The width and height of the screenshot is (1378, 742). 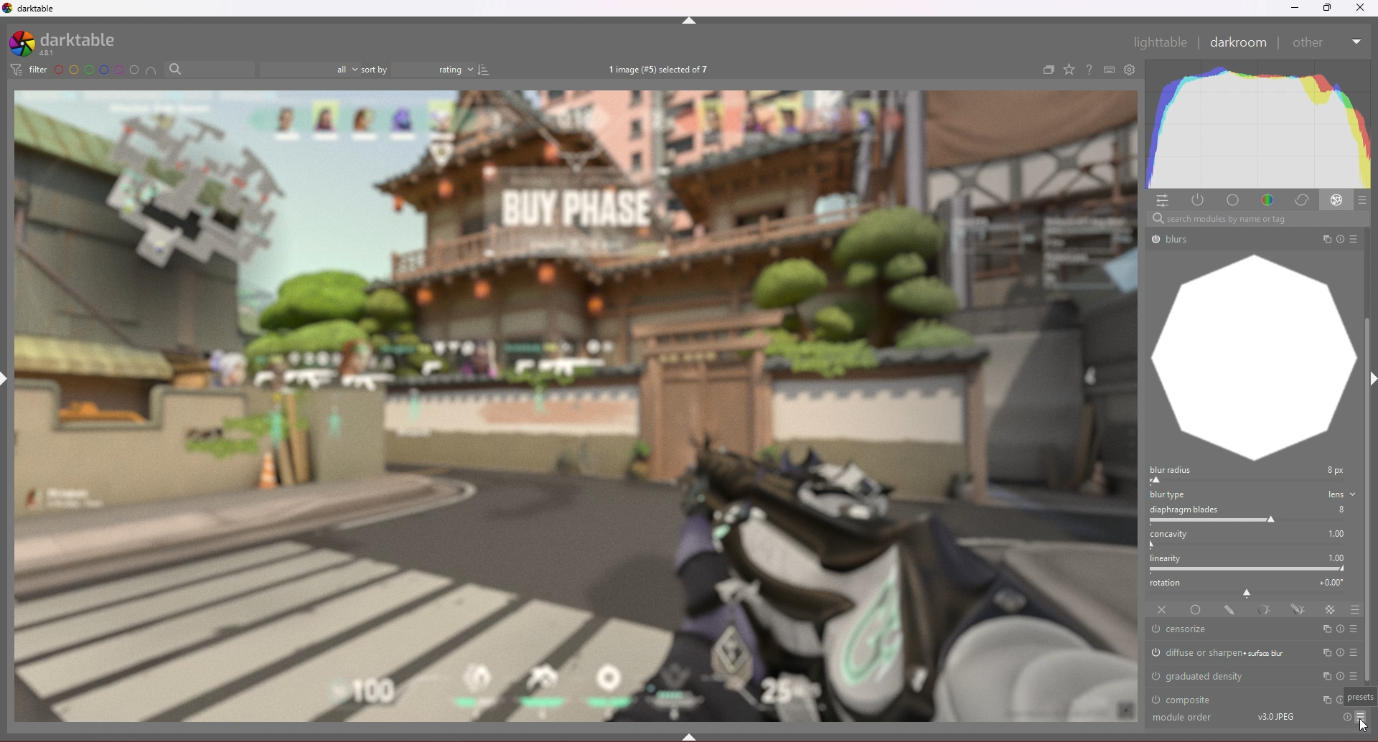 What do you see at coordinates (484, 69) in the screenshot?
I see `reverse sort order` at bounding box center [484, 69].